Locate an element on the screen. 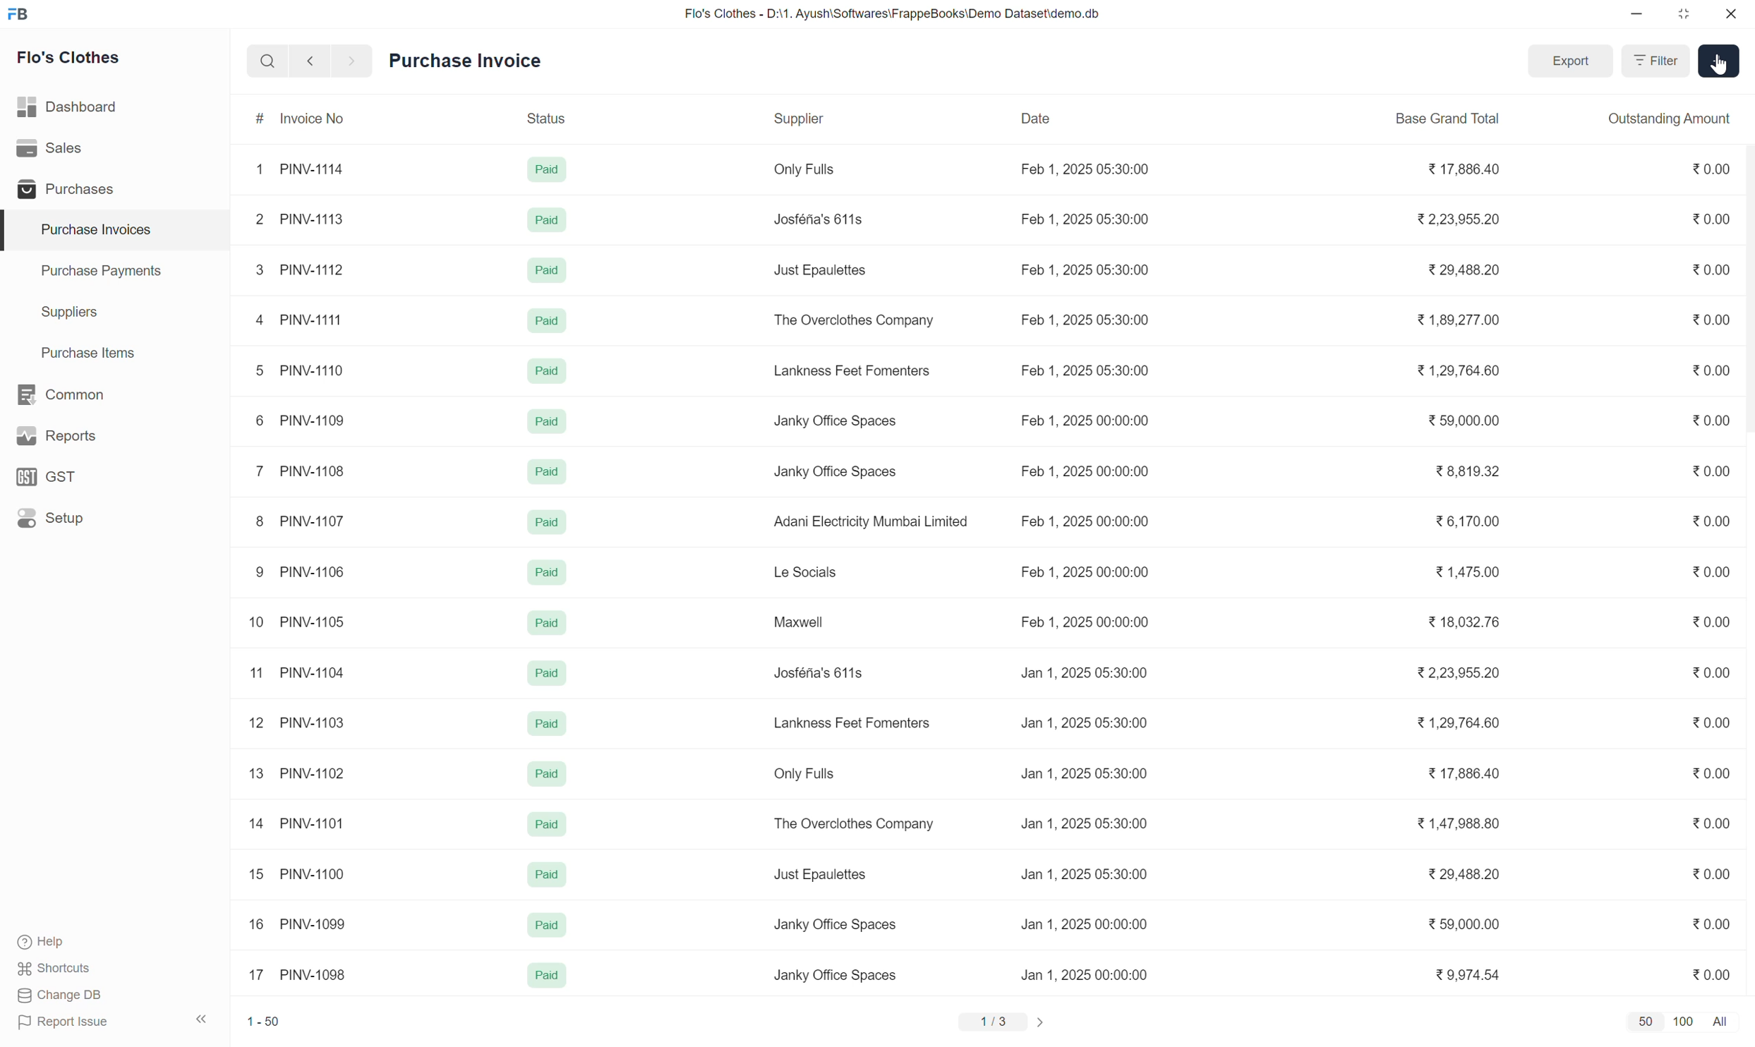 This screenshot has height=1047, width=1755. Paid is located at coordinates (548, 874).